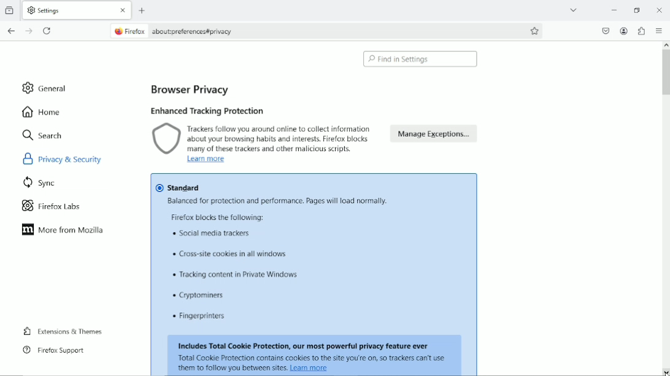 The image size is (670, 376). I want to click on text, so click(231, 369).